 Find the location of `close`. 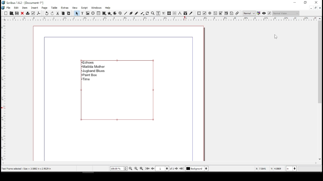

close is located at coordinates (22, 13).